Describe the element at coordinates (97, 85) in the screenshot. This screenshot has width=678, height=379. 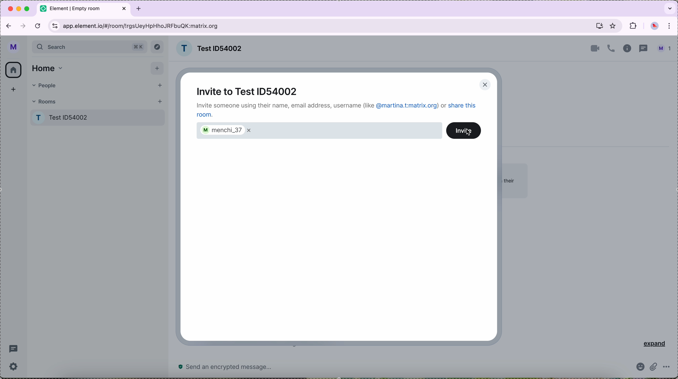
I see `people tab` at that location.